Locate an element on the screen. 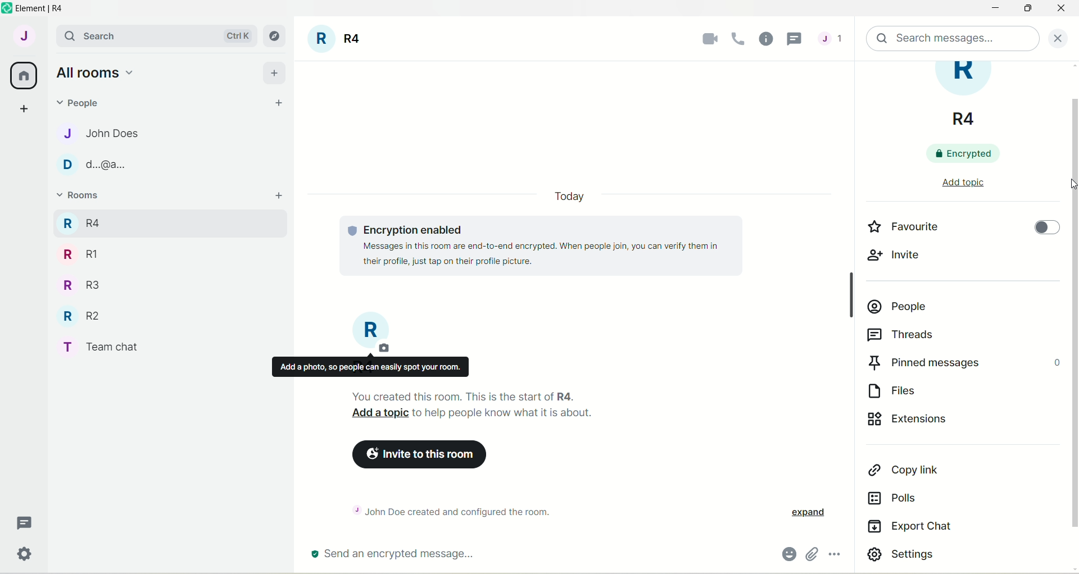 This screenshot has width=1079, height=574. create a space is located at coordinates (23, 108).